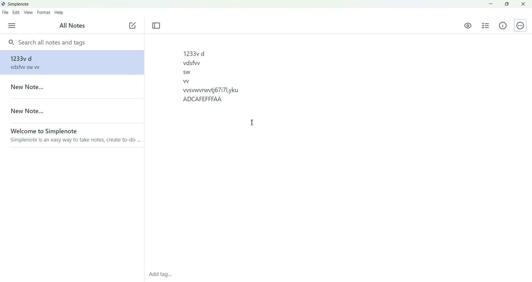  I want to click on Maximize, so click(507, 4).